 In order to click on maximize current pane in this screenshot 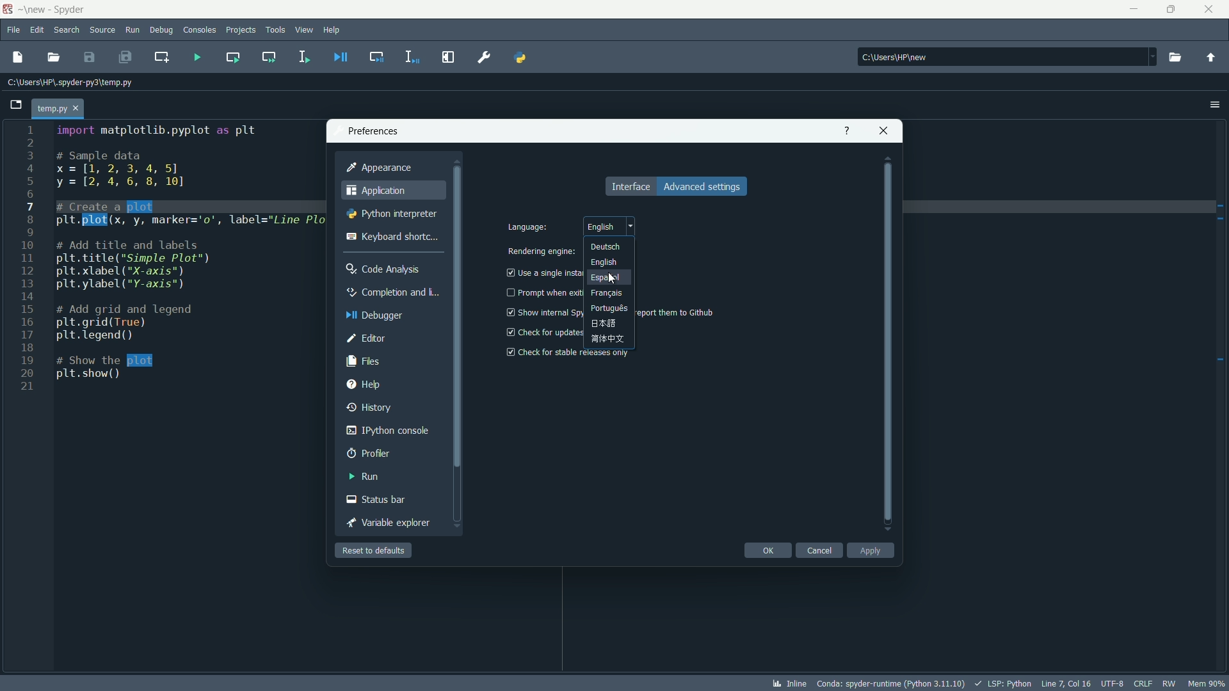, I will do `click(447, 56)`.